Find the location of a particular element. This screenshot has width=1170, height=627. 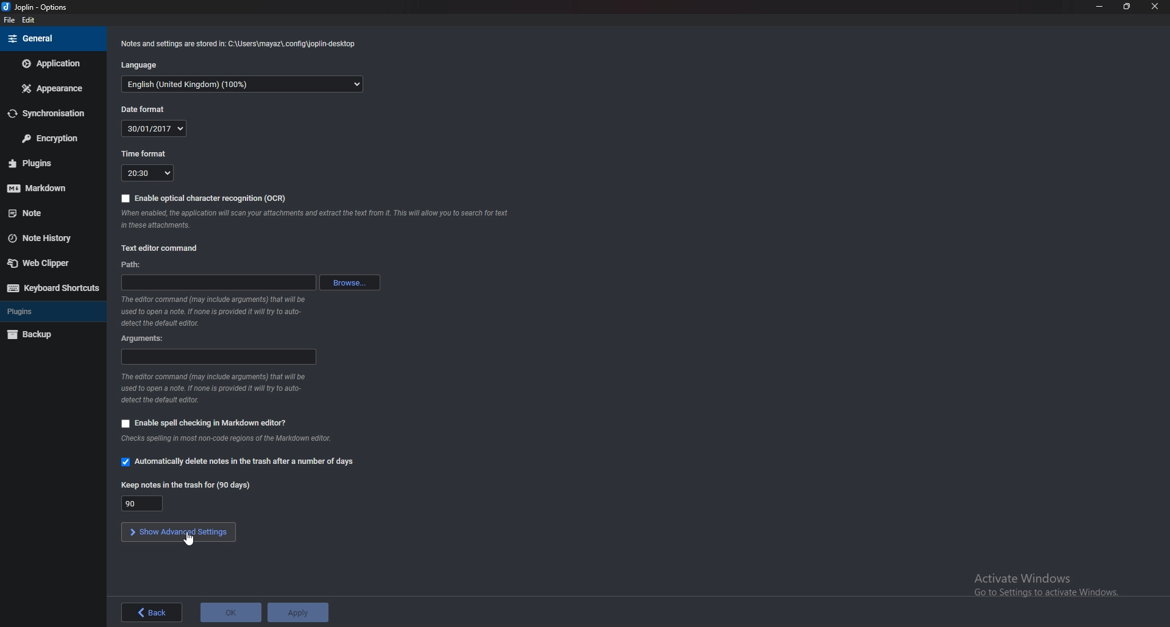

Encryption is located at coordinates (54, 137).